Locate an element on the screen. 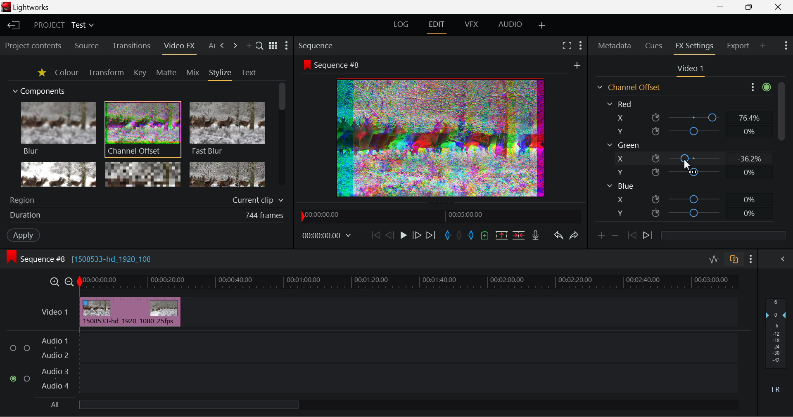 The height and width of the screenshot is (417, 793). Show Settings is located at coordinates (580, 47).